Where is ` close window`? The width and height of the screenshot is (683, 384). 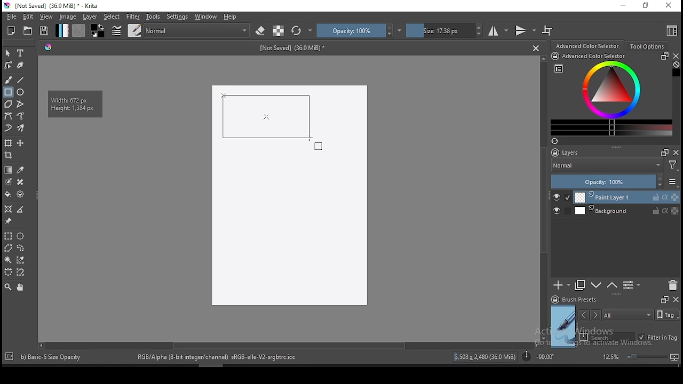  close window is located at coordinates (670, 6).